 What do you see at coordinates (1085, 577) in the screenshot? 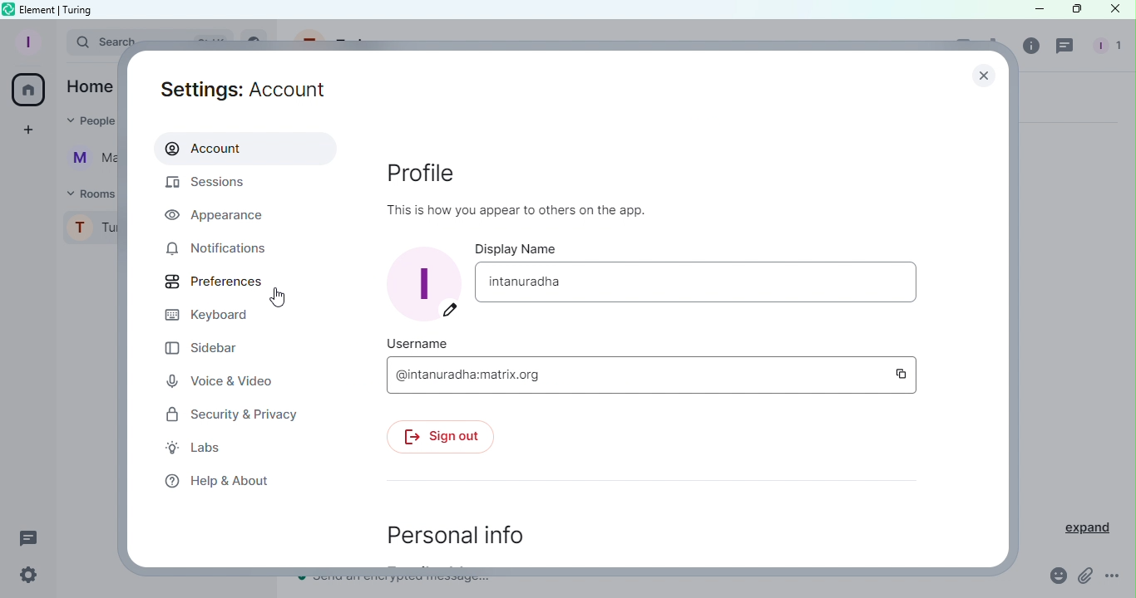
I see `Attachment` at bounding box center [1085, 577].